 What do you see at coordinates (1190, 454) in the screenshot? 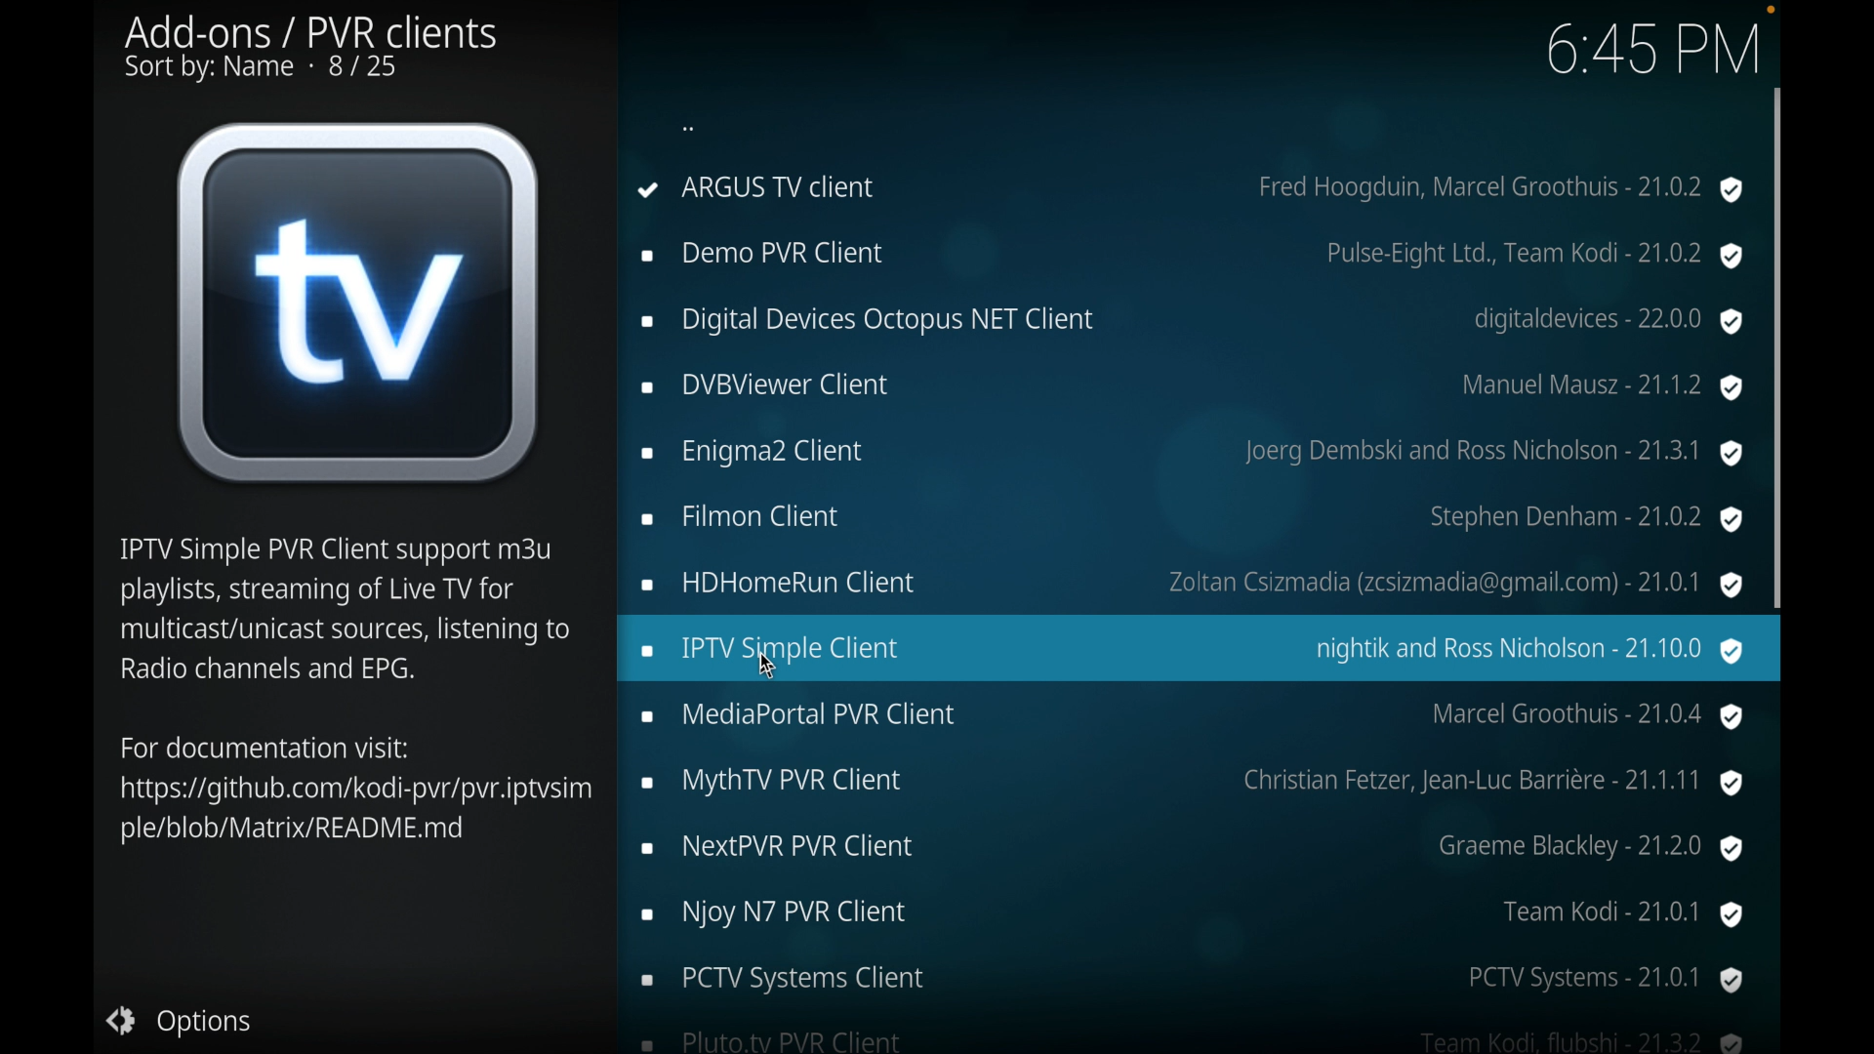
I see `enigma2 client` at bounding box center [1190, 454].